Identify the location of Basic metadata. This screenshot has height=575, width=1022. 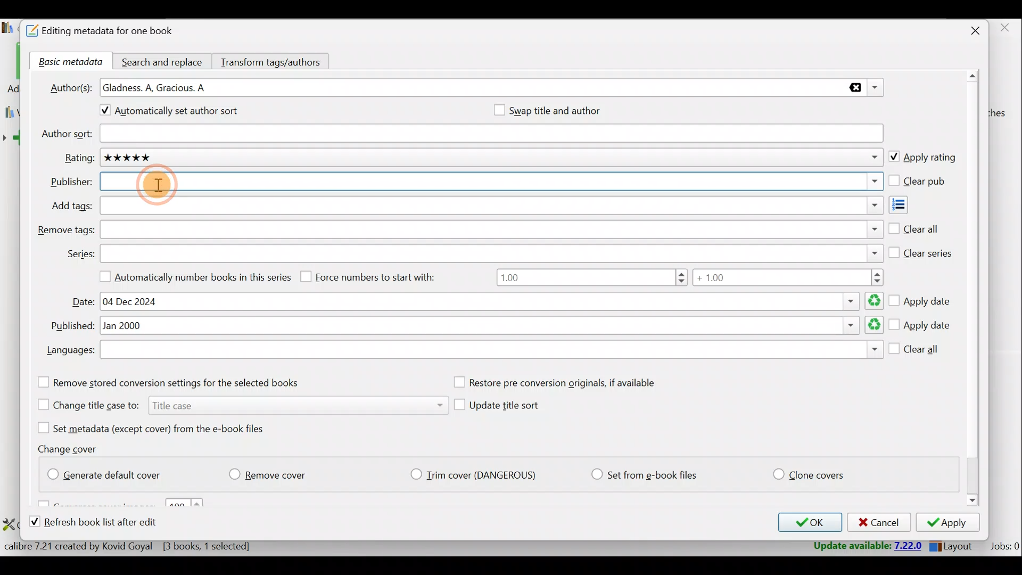
(68, 62).